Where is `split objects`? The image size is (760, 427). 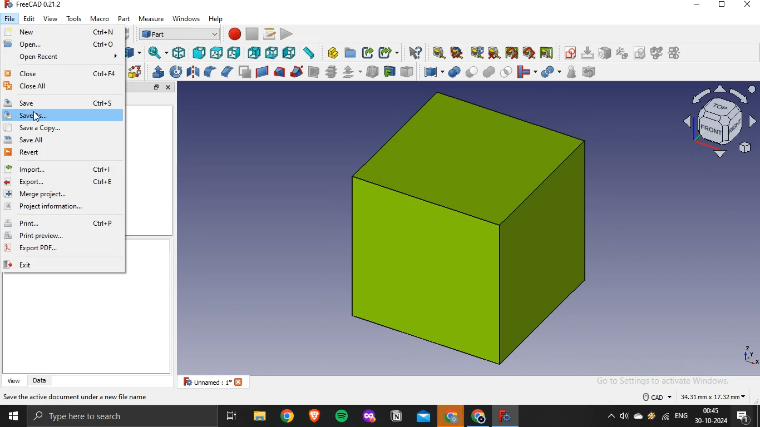 split objects is located at coordinates (550, 71).